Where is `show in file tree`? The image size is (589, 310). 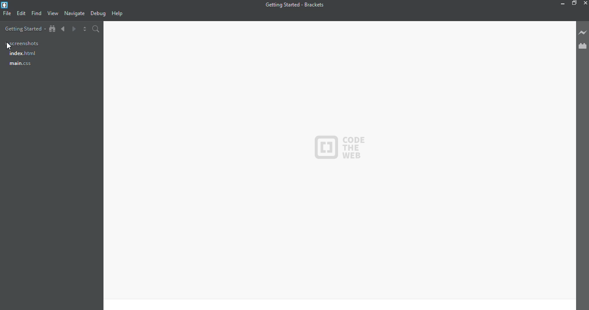 show in file tree is located at coordinates (53, 29).